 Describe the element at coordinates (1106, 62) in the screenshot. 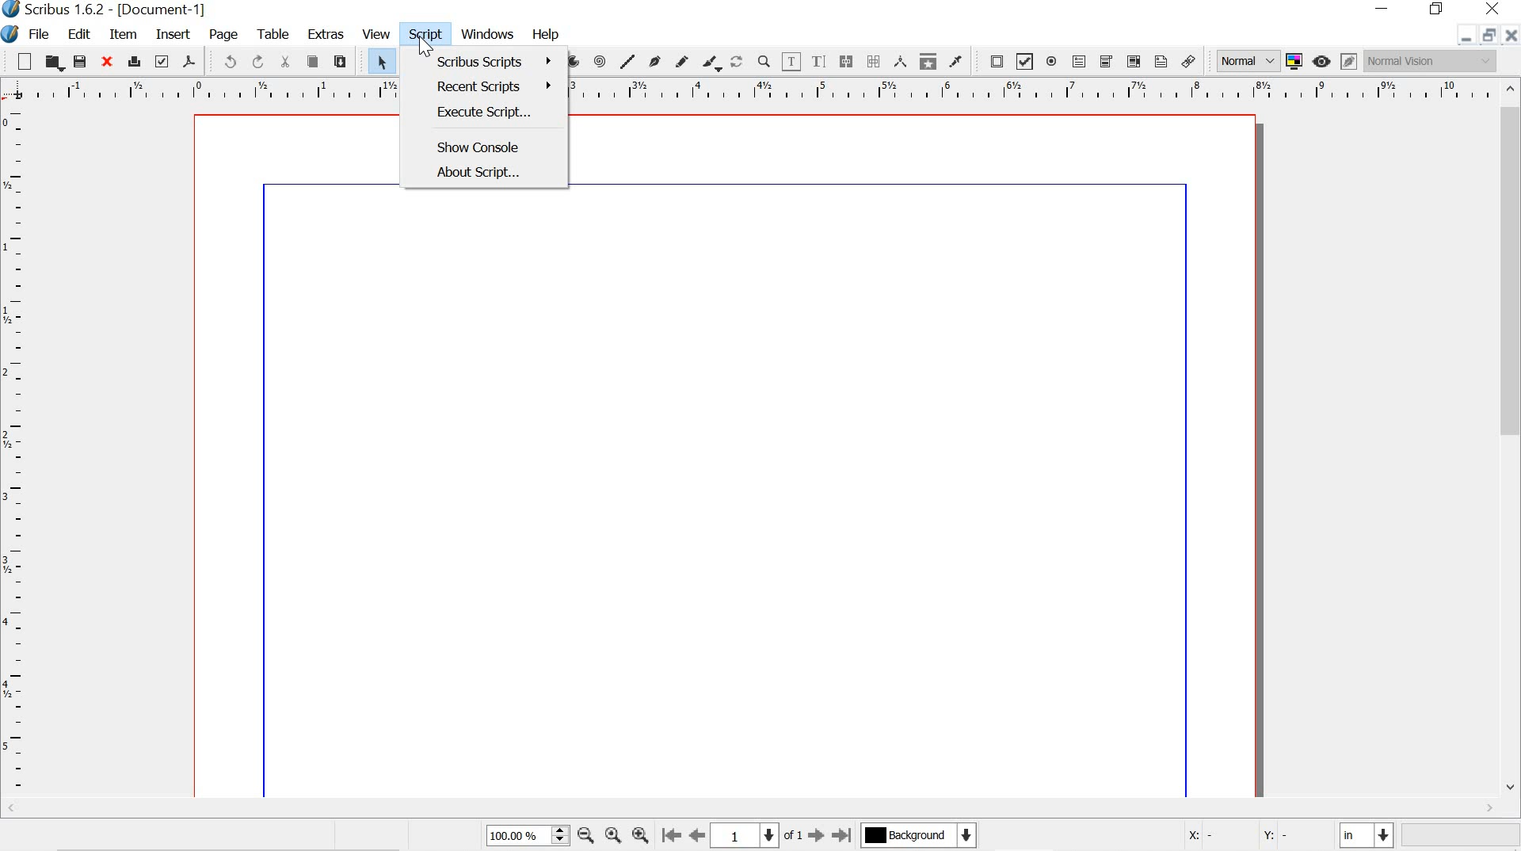

I see `pdf combo box` at that location.